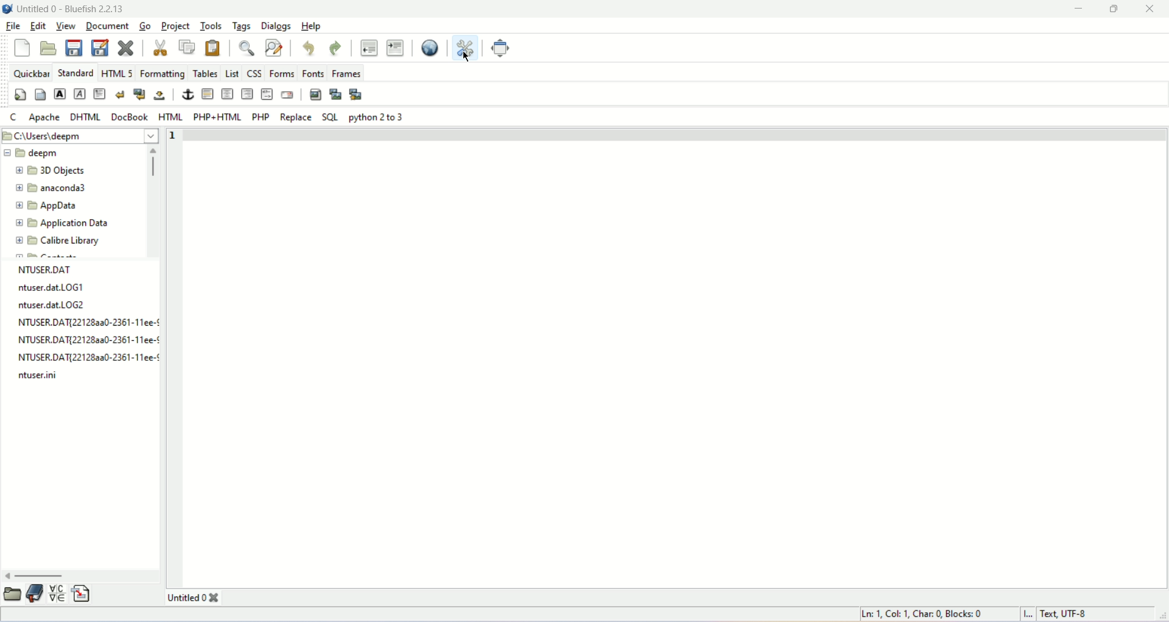 The image size is (1169, 622). I want to click on list, so click(233, 72).